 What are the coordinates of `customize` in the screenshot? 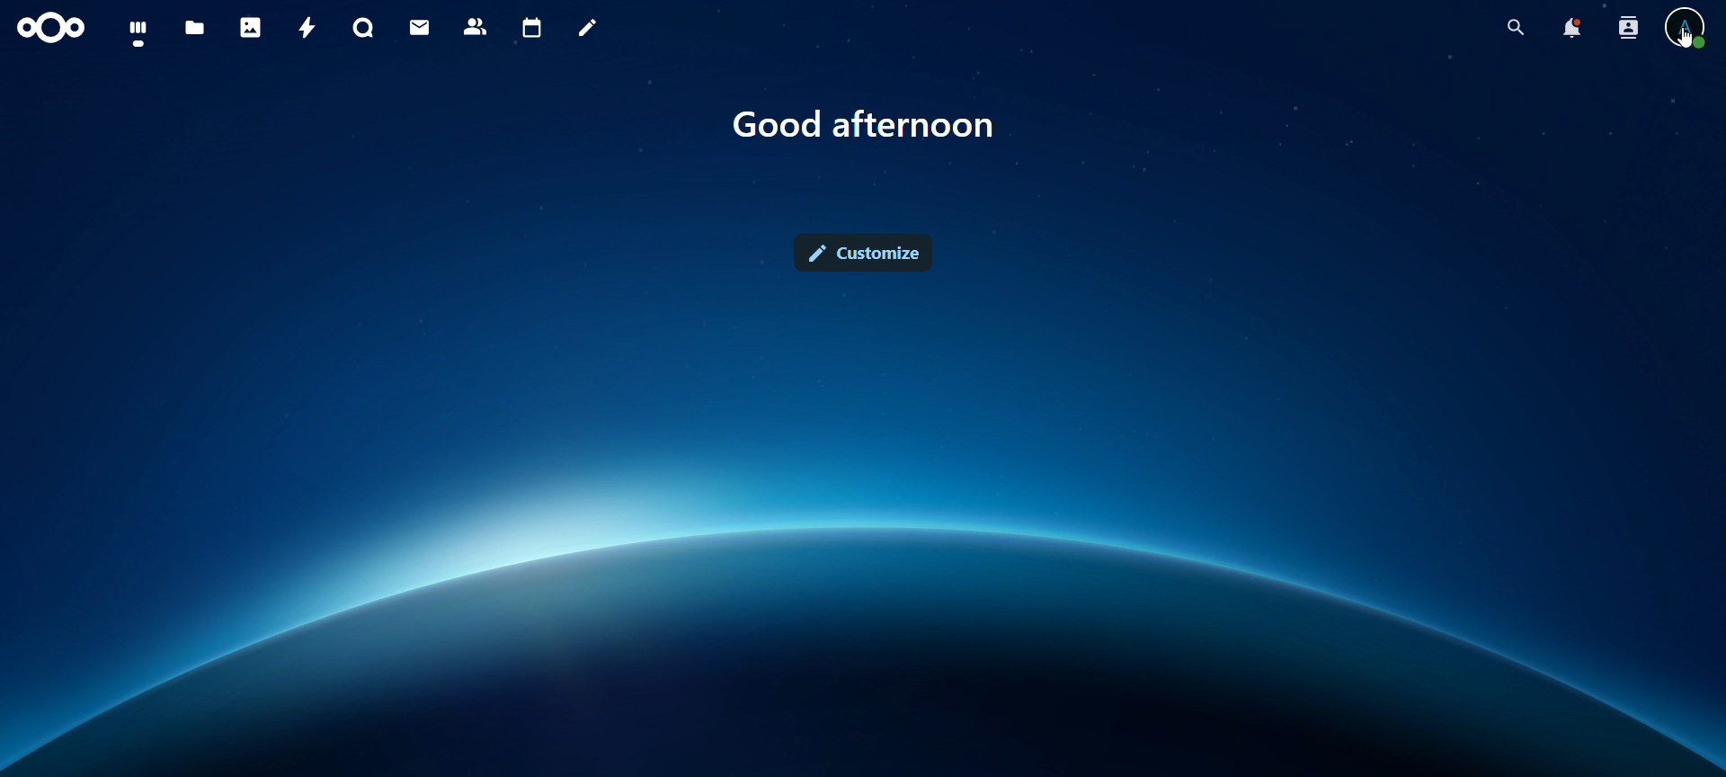 It's located at (867, 257).